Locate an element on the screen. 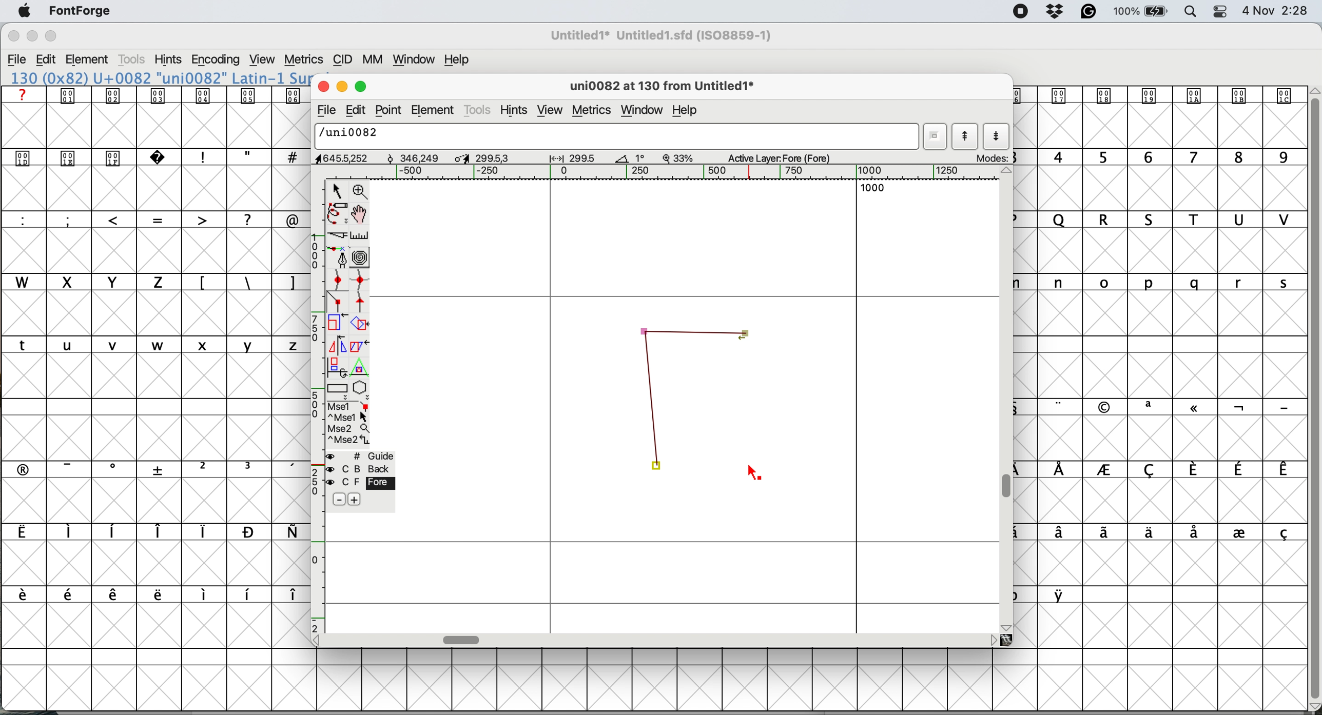 Image resolution: width=1322 pixels, height=715 pixels. close is located at coordinates (13, 36).